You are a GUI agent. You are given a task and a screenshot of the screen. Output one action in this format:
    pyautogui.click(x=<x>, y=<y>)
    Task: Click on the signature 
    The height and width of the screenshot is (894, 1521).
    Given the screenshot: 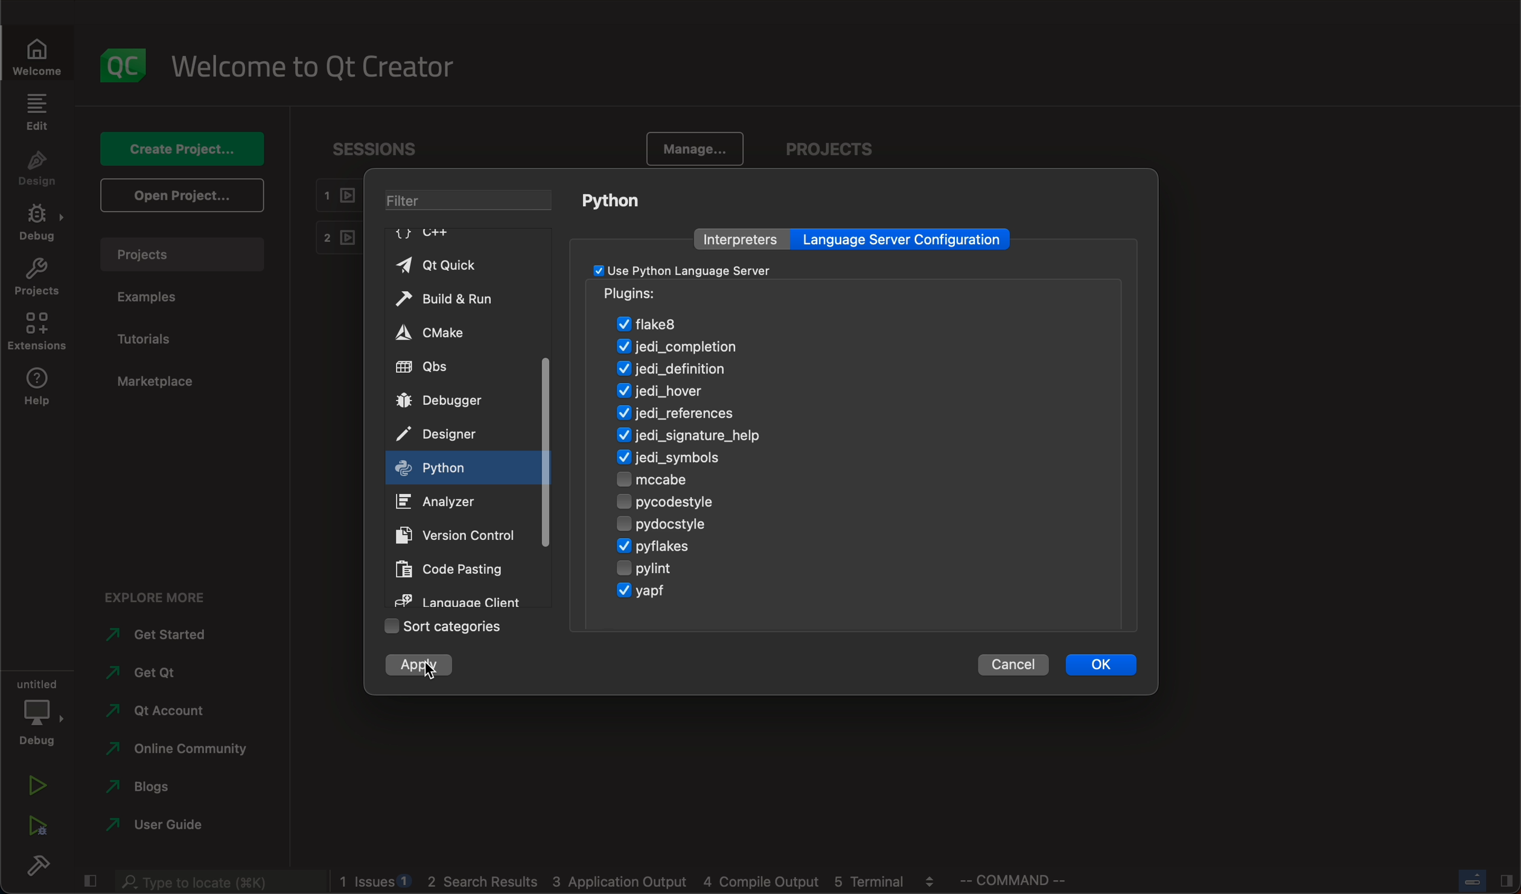 What is the action you would take?
    pyautogui.click(x=699, y=438)
    